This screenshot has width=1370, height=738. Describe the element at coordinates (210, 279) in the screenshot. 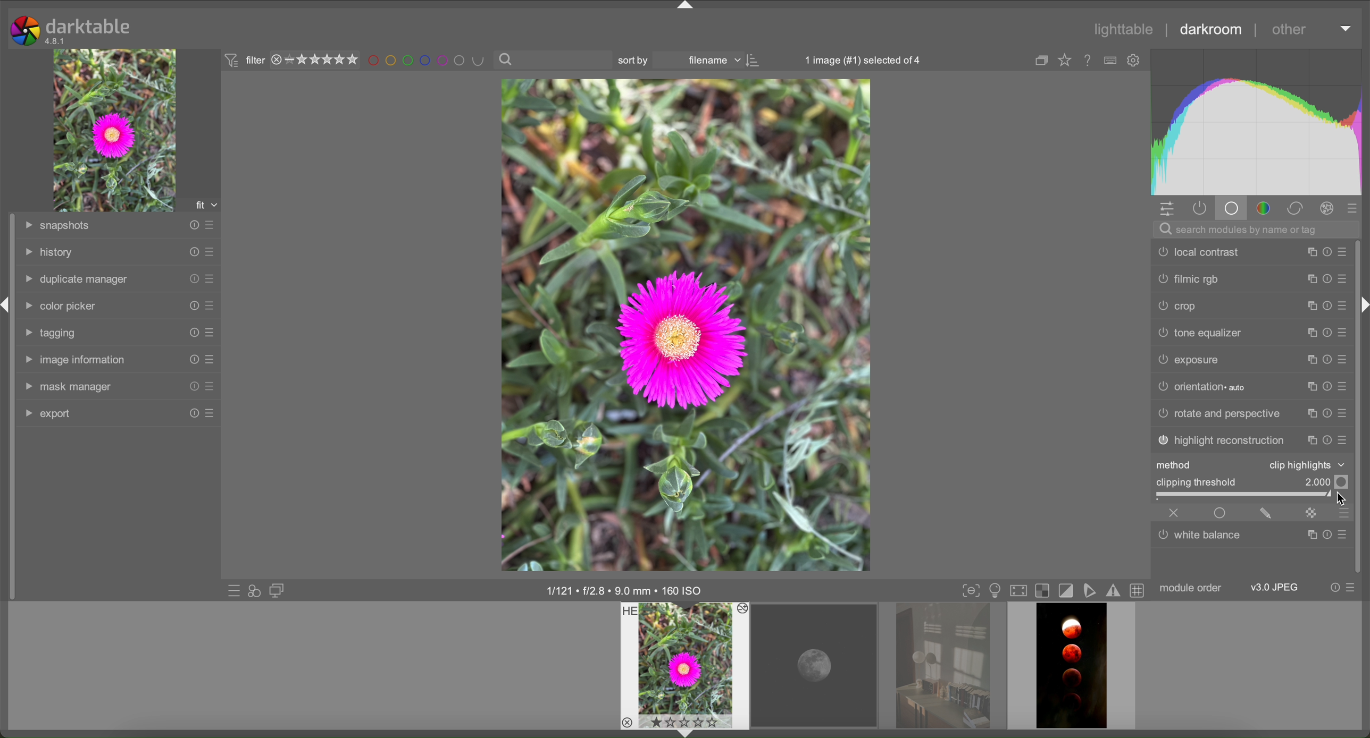

I see `presets` at that location.